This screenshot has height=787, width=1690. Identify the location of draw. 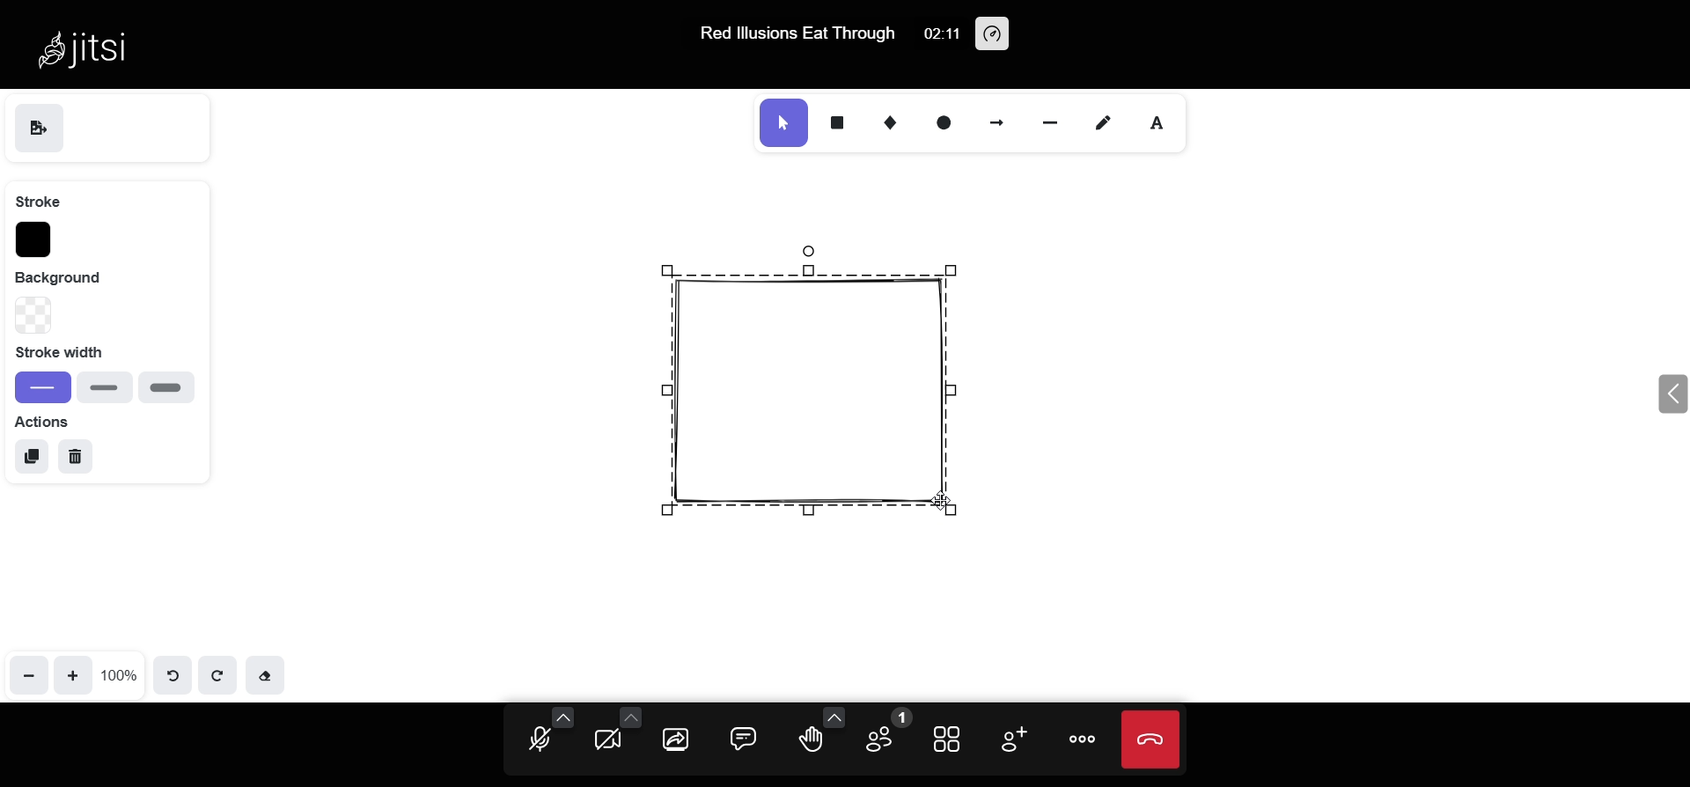
(1099, 121).